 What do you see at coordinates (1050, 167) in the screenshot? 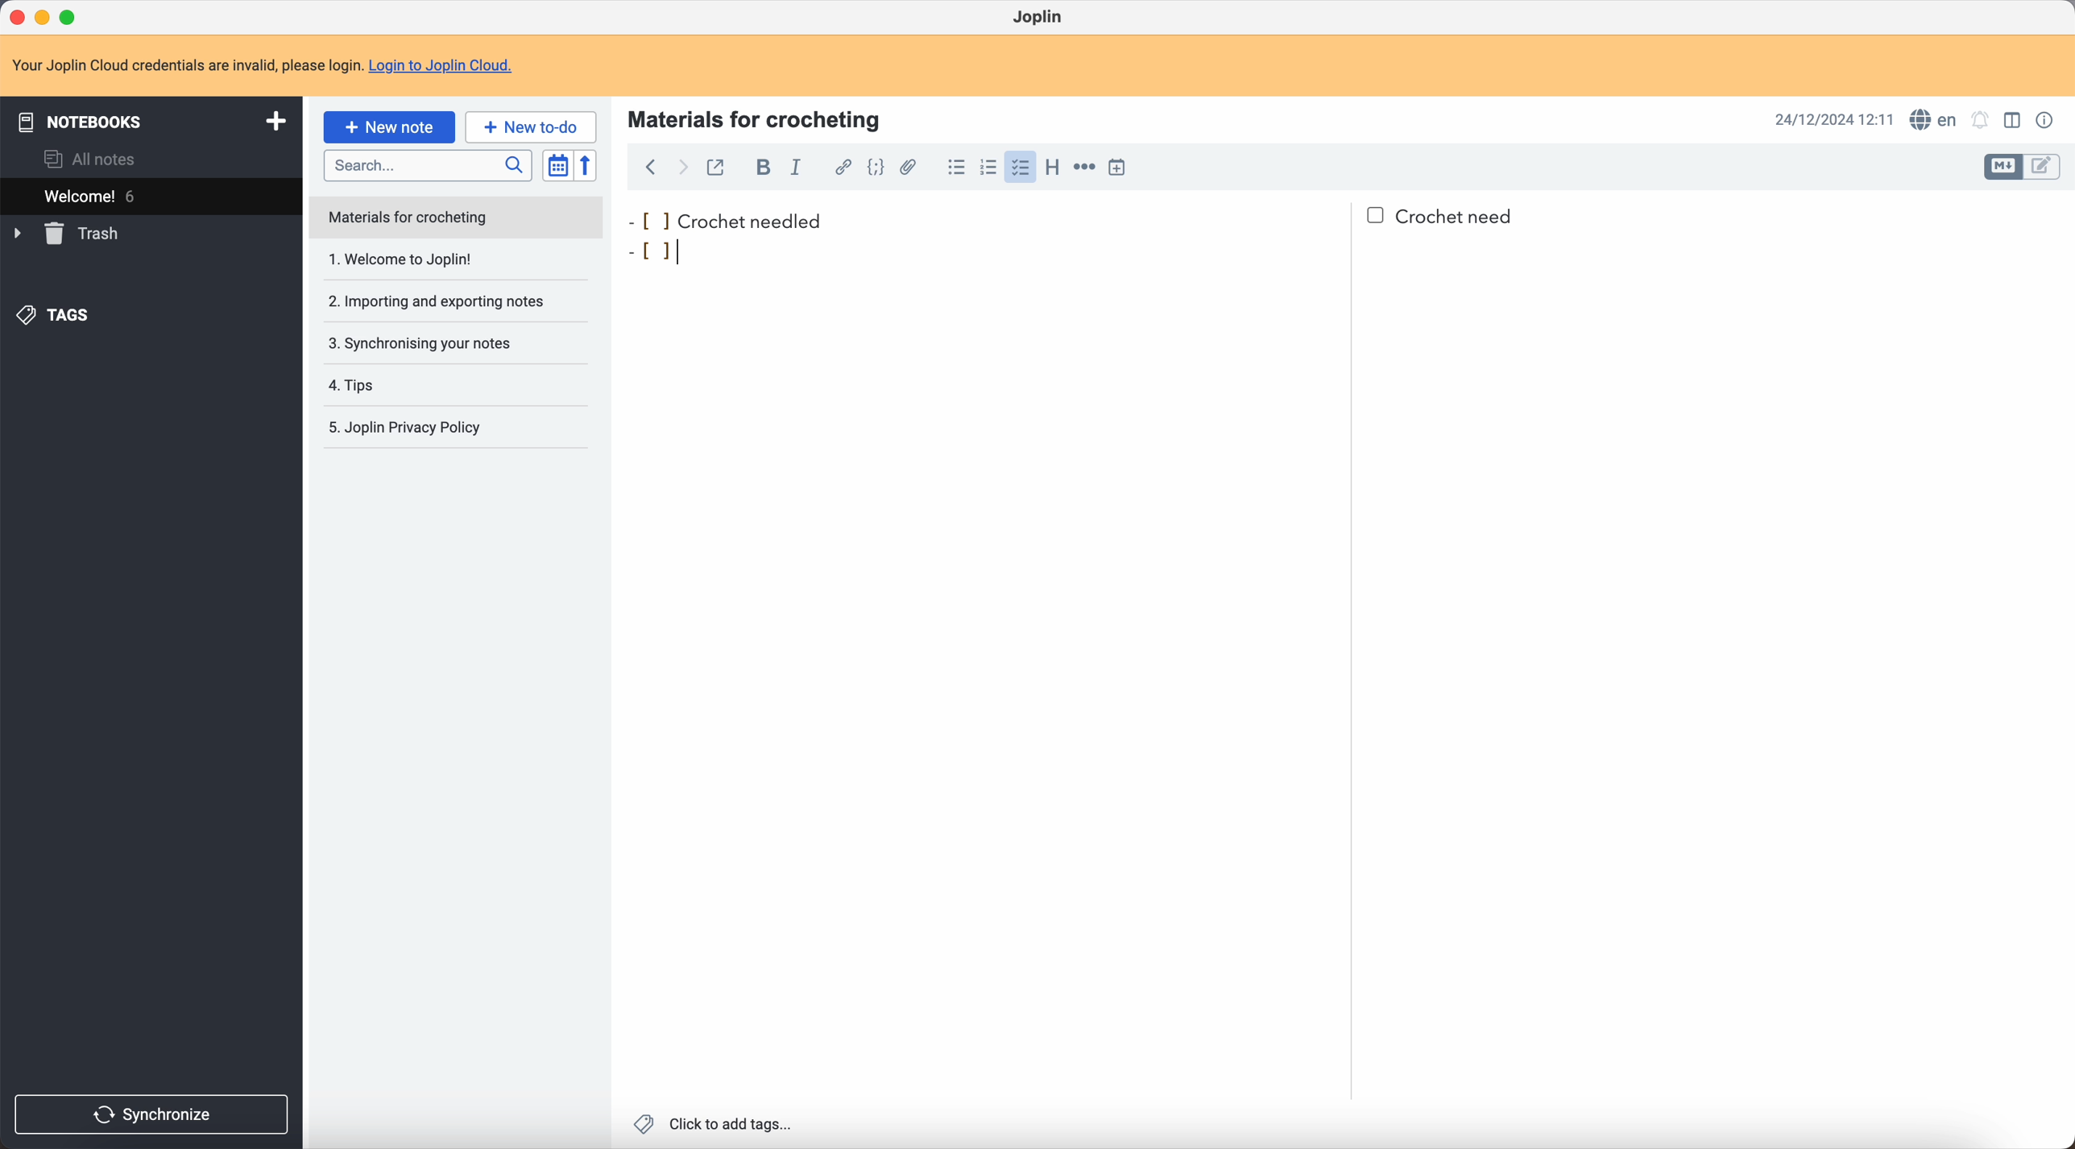
I see `heading` at bounding box center [1050, 167].